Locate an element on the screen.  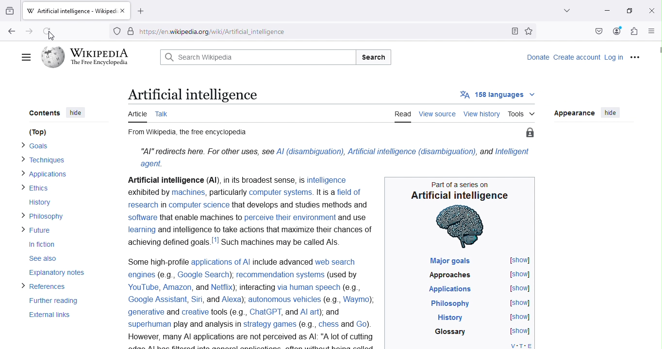
Width is located at coordinates (566, 199).